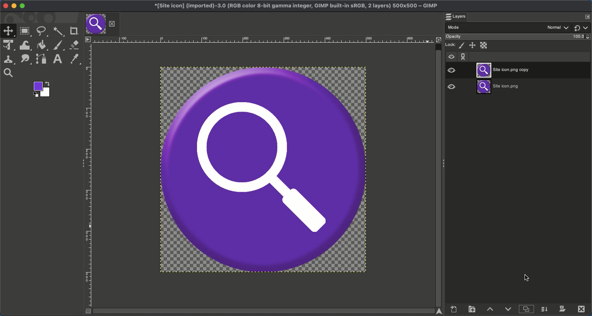 The image size is (592, 316). Describe the element at coordinates (454, 308) in the screenshot. I see `Create a new layer` at that location.